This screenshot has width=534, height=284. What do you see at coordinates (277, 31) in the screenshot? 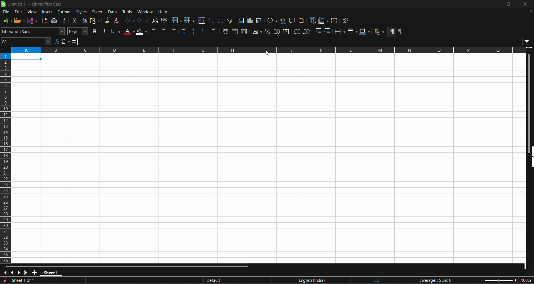
I see `format as number` at bounding box center [277, 31].